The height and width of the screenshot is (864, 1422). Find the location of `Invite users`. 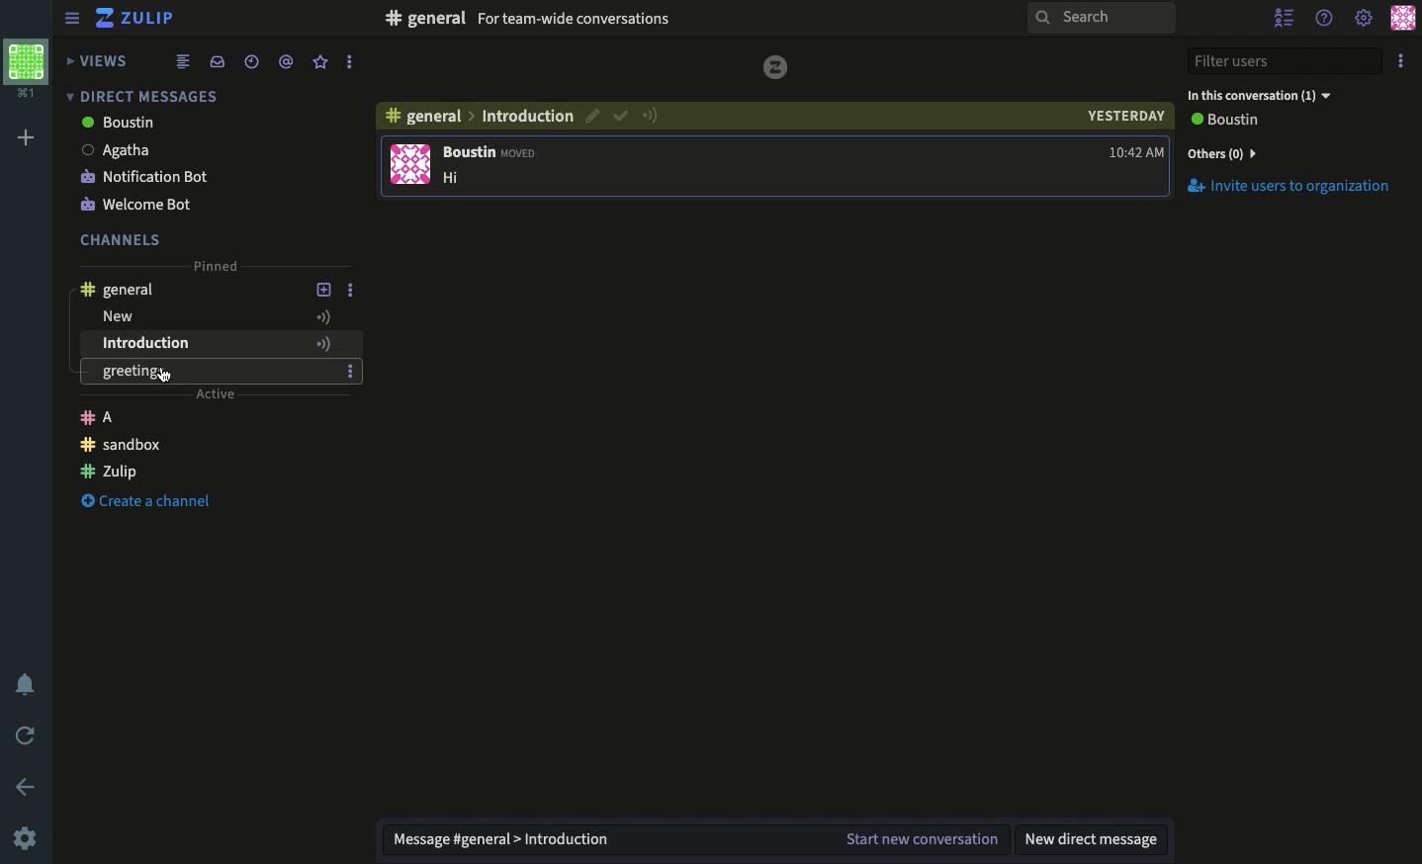

Invite users is located at coordinates (1288, 187).